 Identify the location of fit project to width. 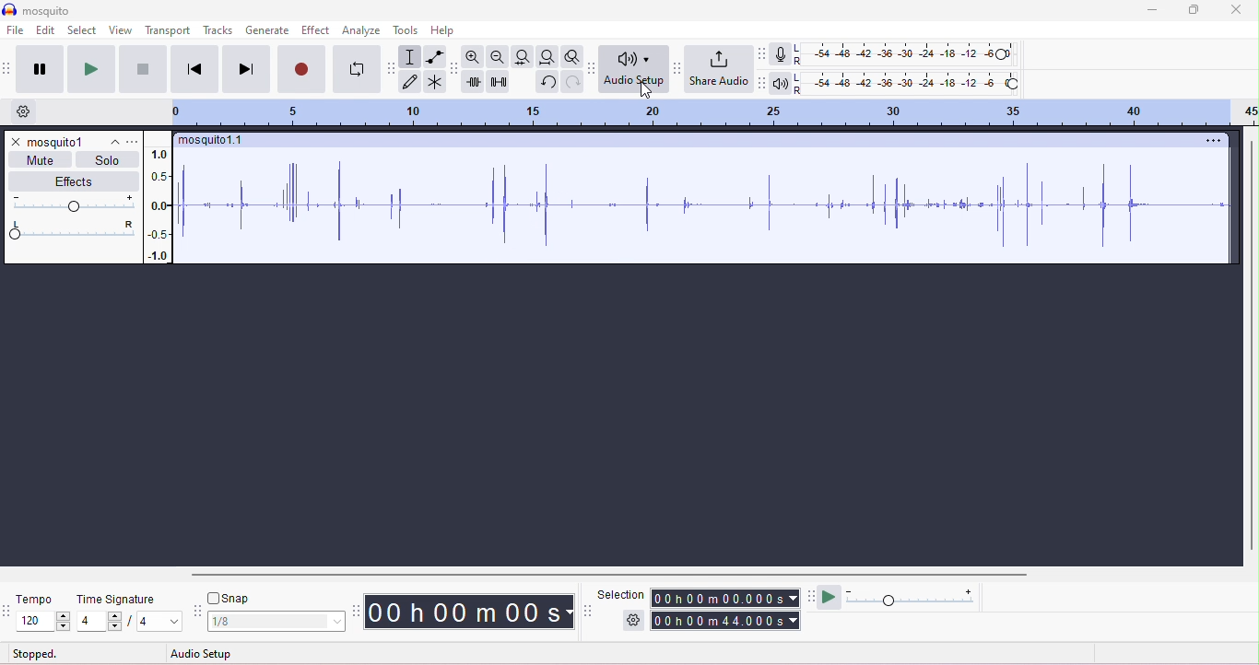
(547, 57).